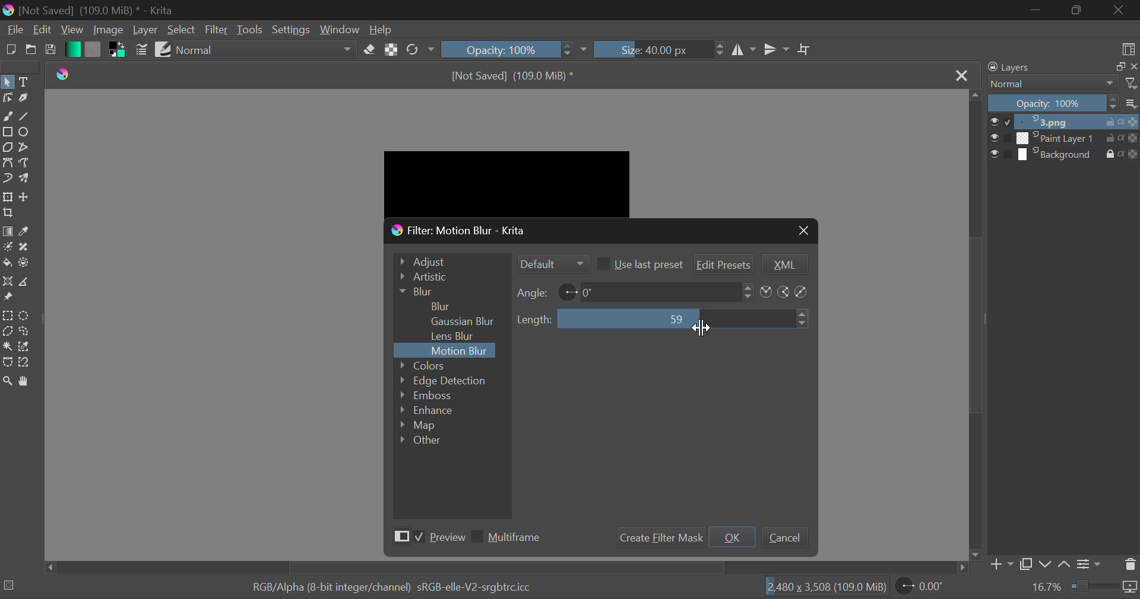 Image resolution: width=1140 pixels, height=599 pixels. Describe the element at coordinates (516, 74) in the screenshot. I see `[Not Saved] (109.0 MiB) * ` at that location.